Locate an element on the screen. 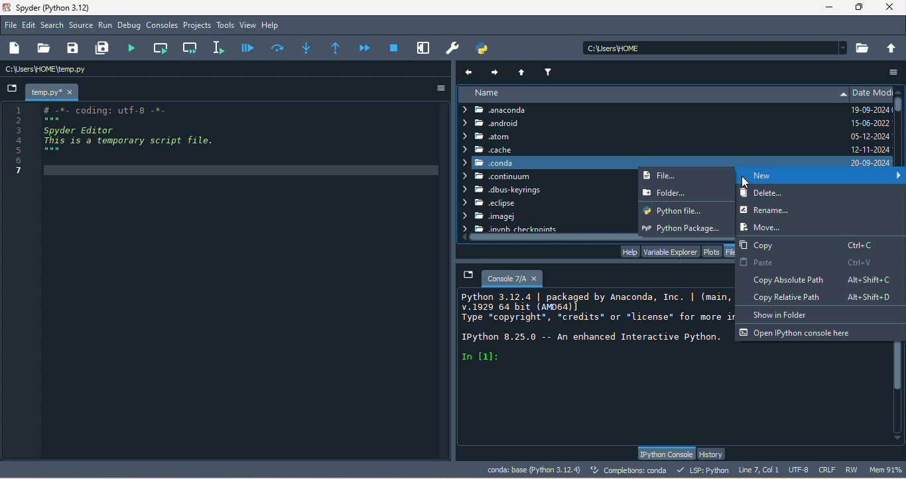  new is located at coordinates (17, 48).